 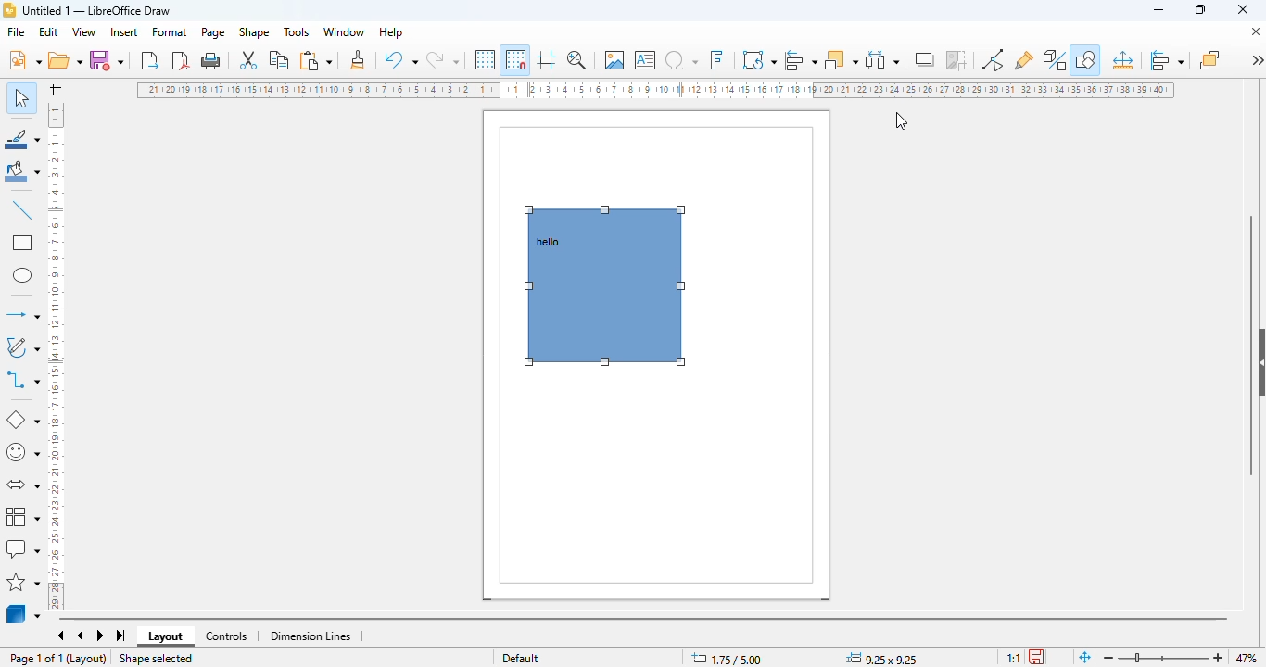 What do you see at coordinates (1250, 345) in the screenshot?
I see `vertical scroll bar` at bounding box center [1250, 345].